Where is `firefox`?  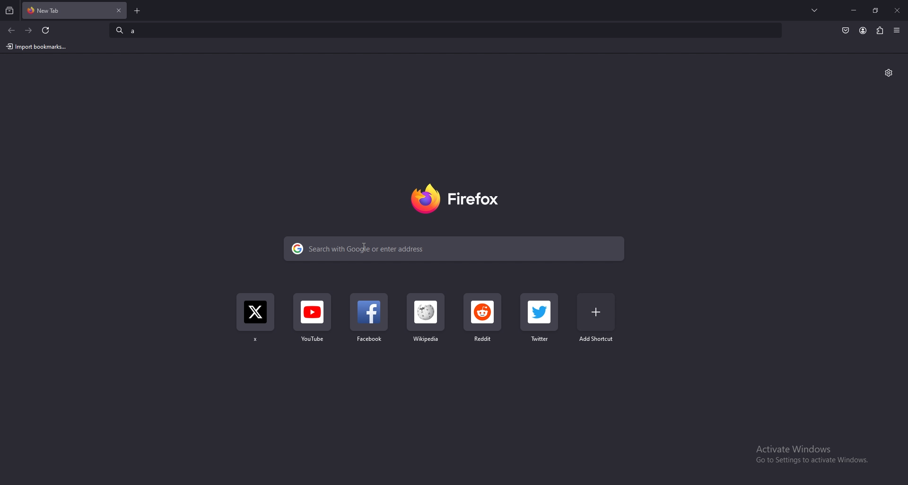 firefox is located at coordinates (454, 200).